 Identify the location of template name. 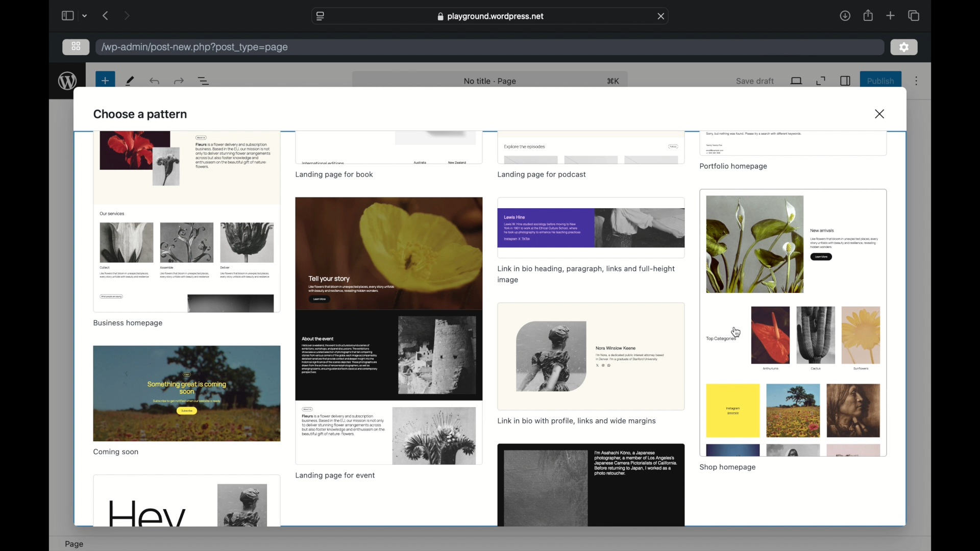
(543, 175).